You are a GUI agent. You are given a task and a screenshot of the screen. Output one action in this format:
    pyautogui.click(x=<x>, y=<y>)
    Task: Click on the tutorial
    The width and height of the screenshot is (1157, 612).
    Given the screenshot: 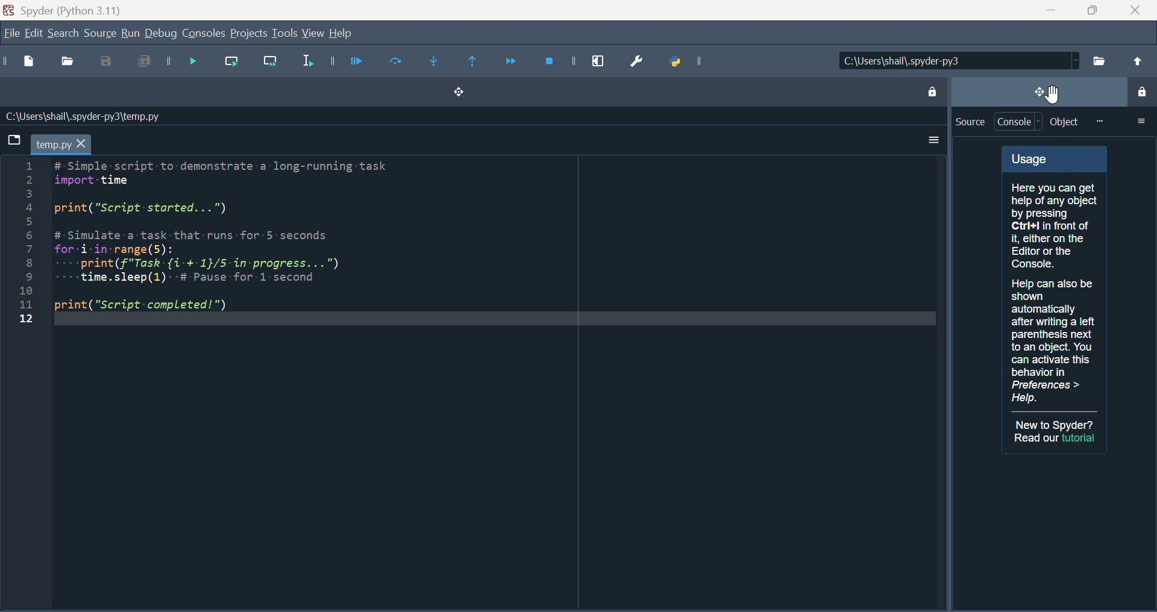 What is the action you would take?
    pyautogui.click(x=1080, y=438)
    